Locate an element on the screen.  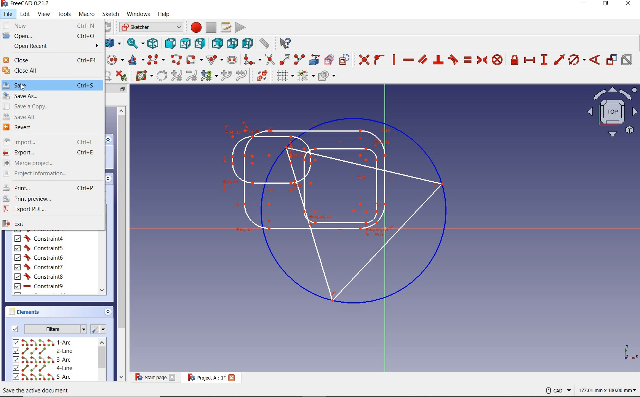
remove axes allignment is located at coordinates (110, 76).